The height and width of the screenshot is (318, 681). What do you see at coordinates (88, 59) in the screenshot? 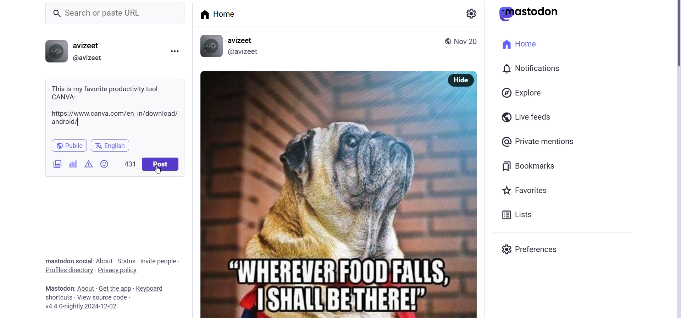
I see `@avizeet` at bounding box center [88, 59].